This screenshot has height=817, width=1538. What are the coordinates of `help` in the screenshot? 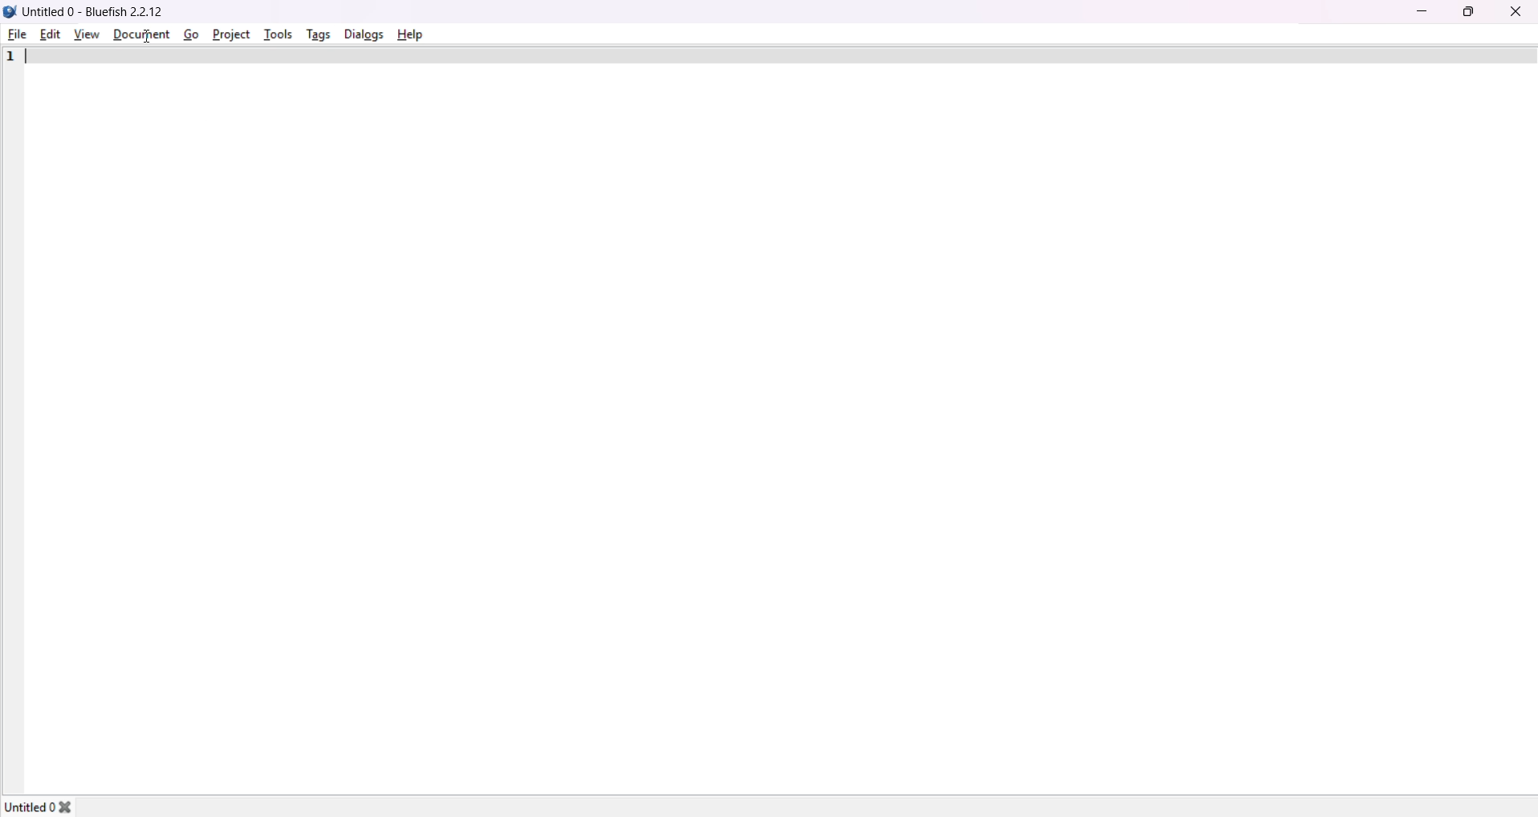 It's located at (409, 33).